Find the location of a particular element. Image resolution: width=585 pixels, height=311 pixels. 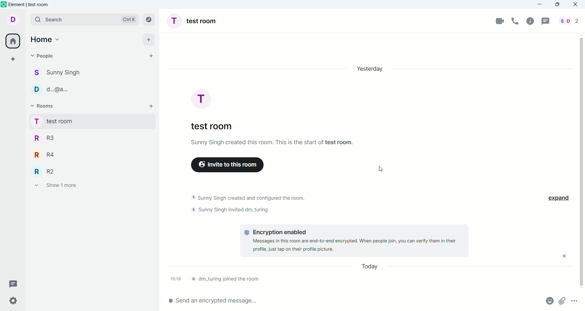

test room display picture is located at coordinates (202, 99).